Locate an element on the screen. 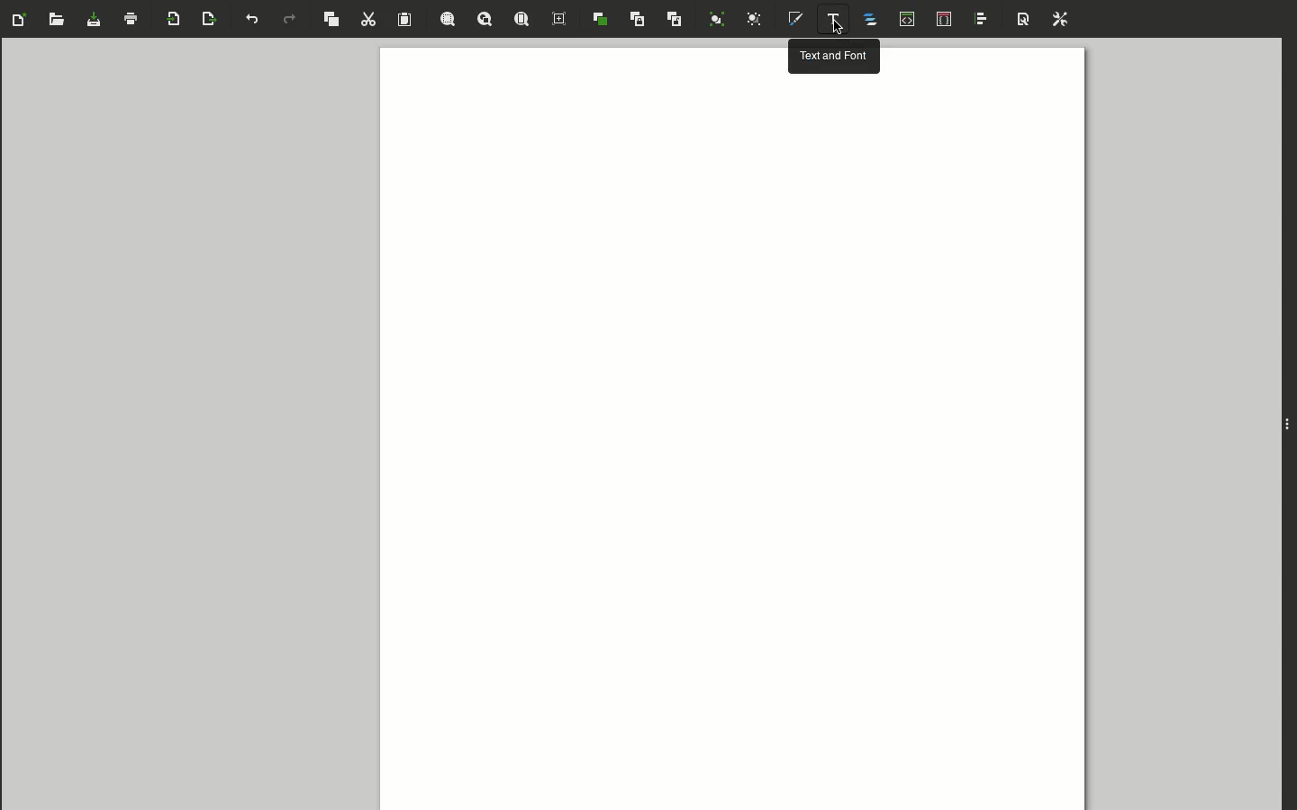  Align and distribute is located at coordinates (984, 22).